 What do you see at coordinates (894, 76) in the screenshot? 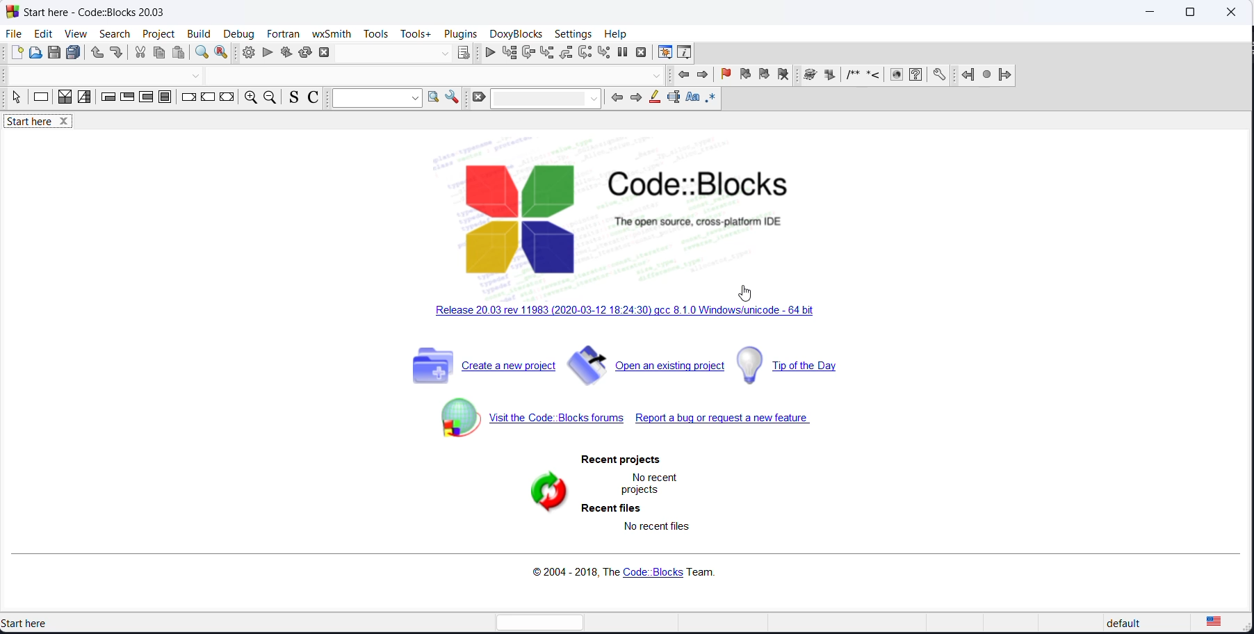
I see `icon` at bounding box center [894, 76].